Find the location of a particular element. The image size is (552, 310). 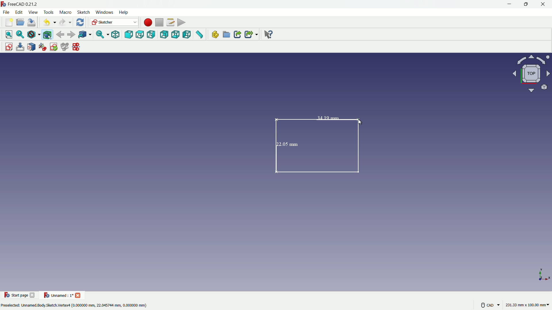

help menu is located at coordinates (124, 13).